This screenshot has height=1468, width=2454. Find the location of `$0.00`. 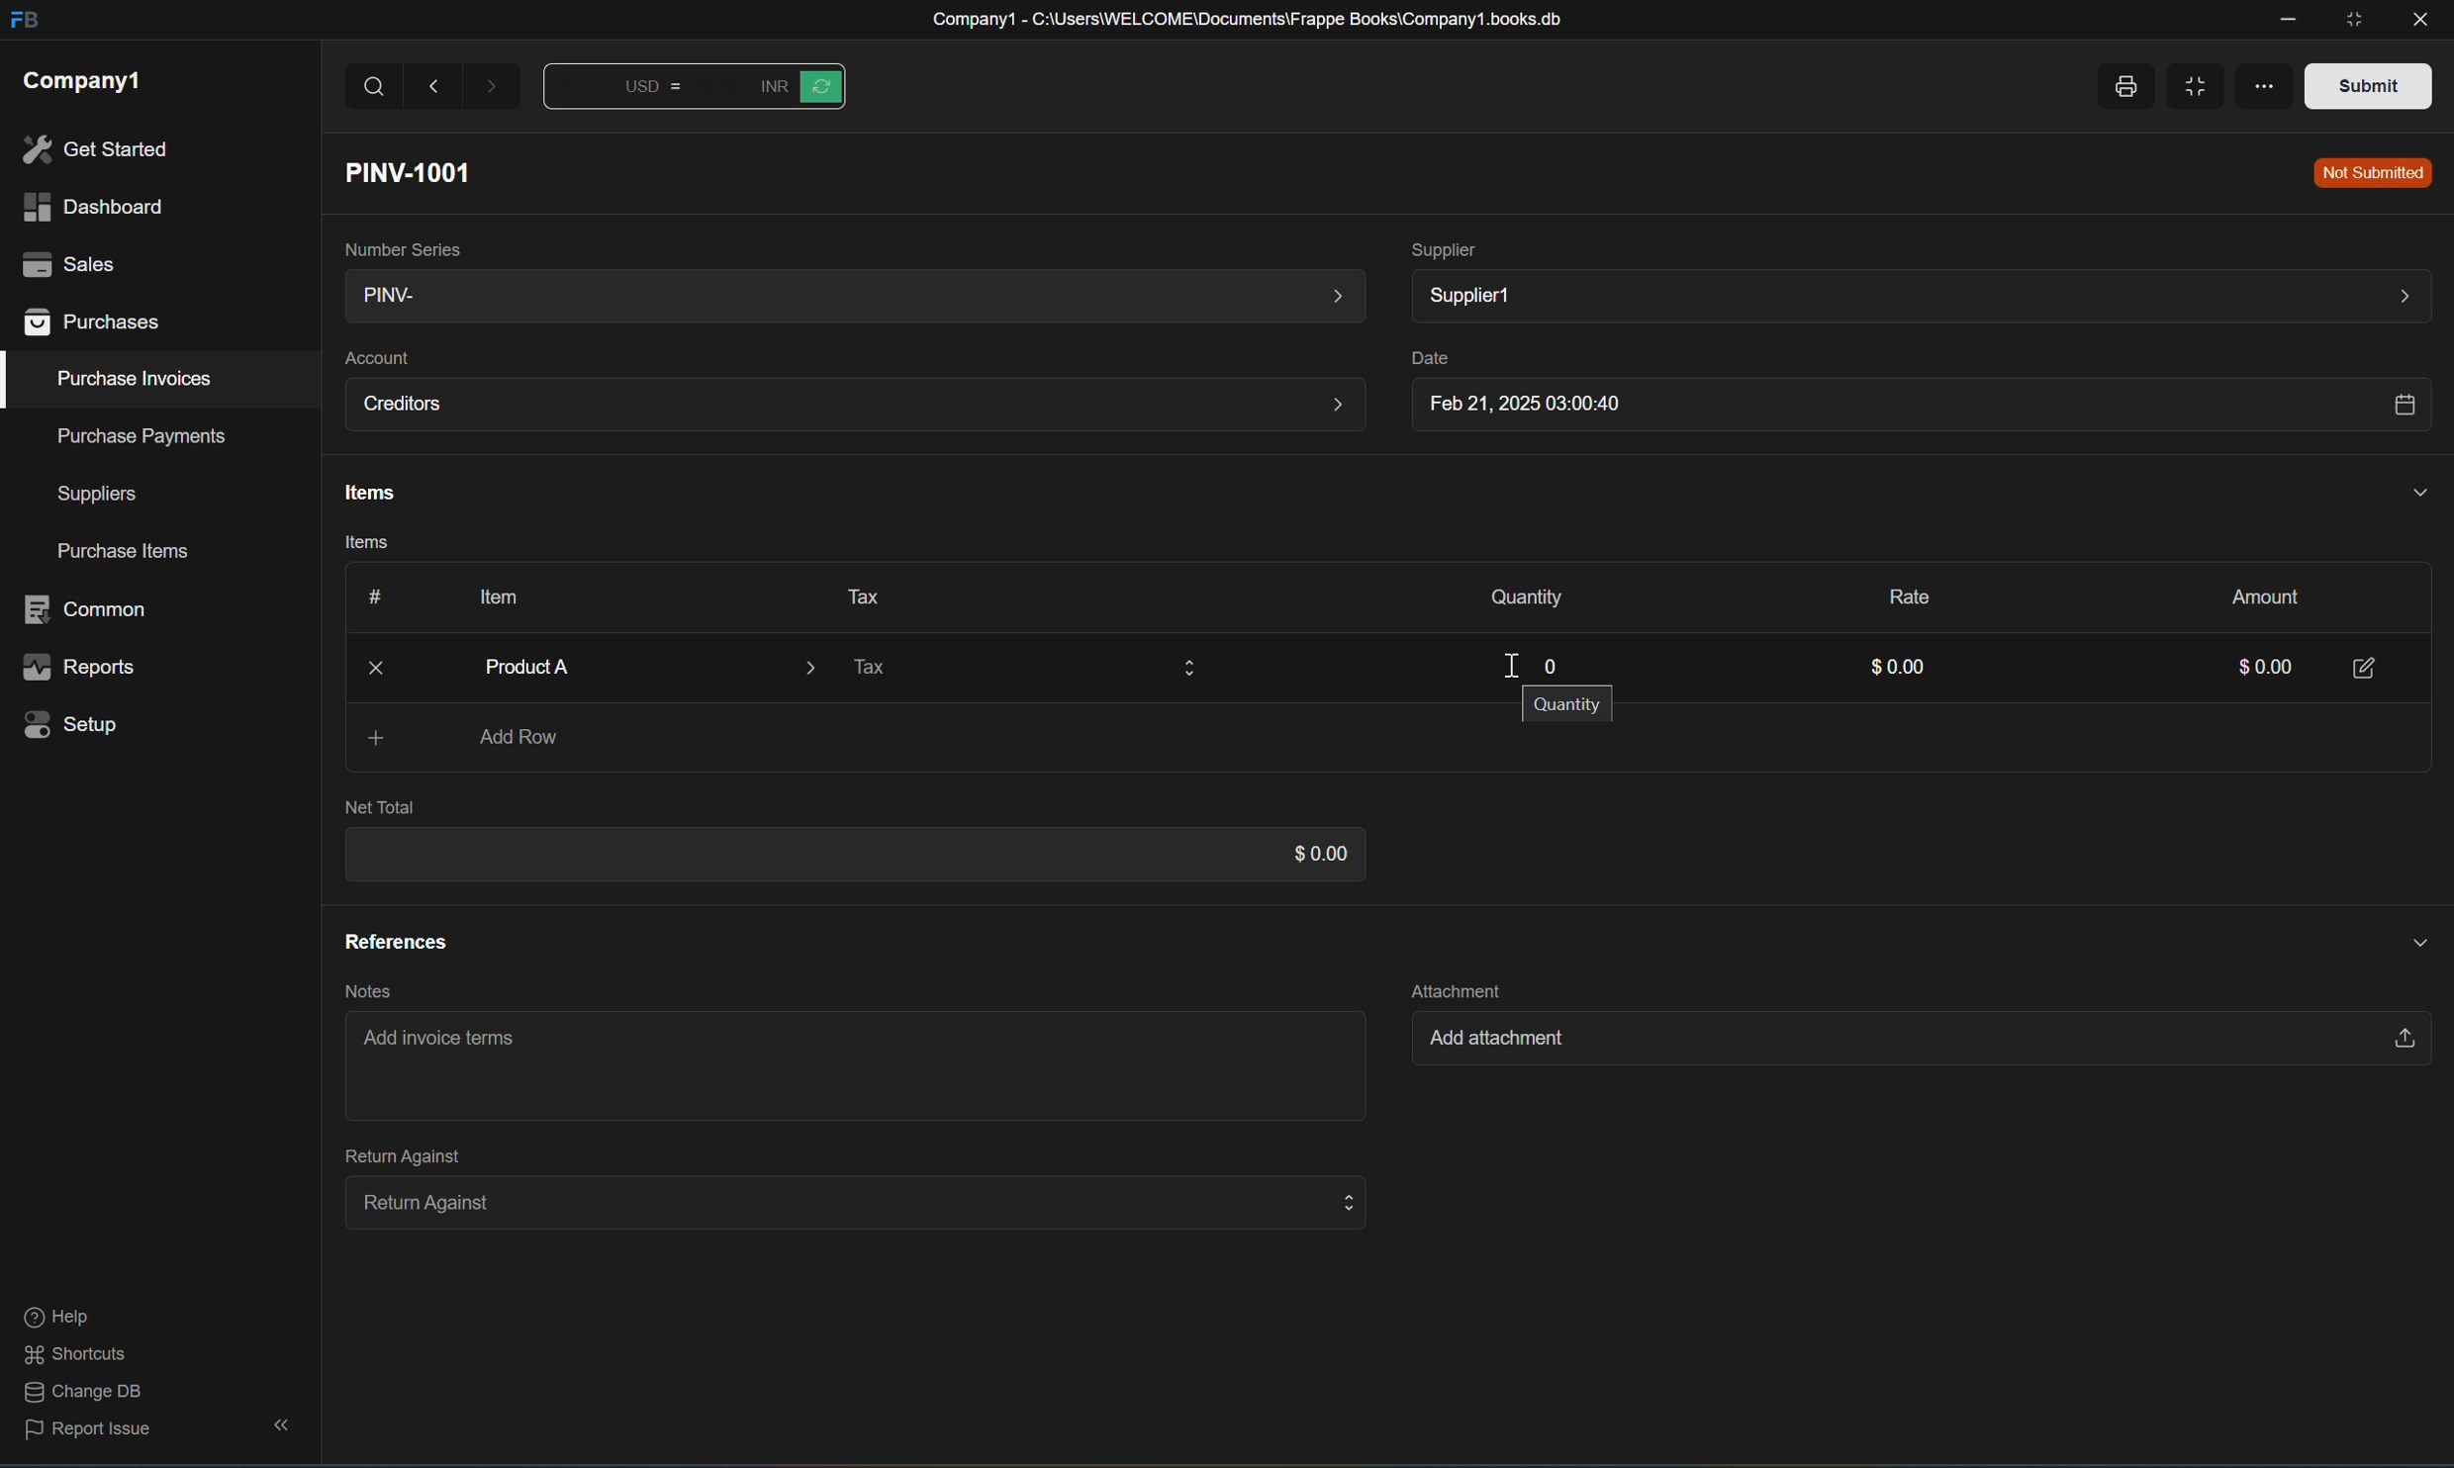

$0.00 is located at coordinates (1309, 854).